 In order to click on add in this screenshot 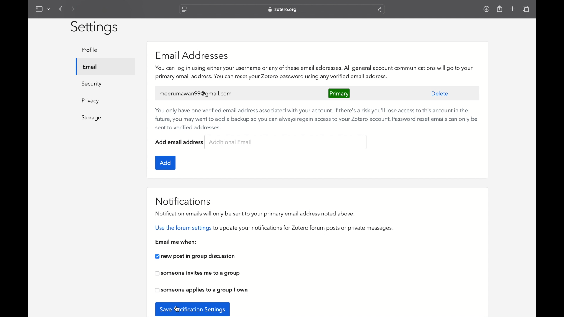, I will do `click(166, 163)`.